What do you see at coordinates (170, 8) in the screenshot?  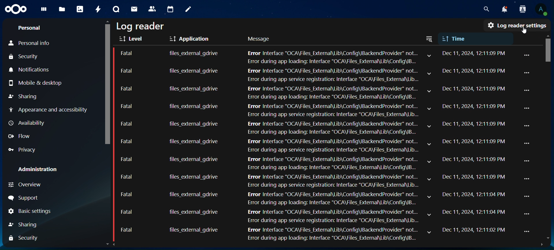 I see `calendar` at bounding box center [170, 8].